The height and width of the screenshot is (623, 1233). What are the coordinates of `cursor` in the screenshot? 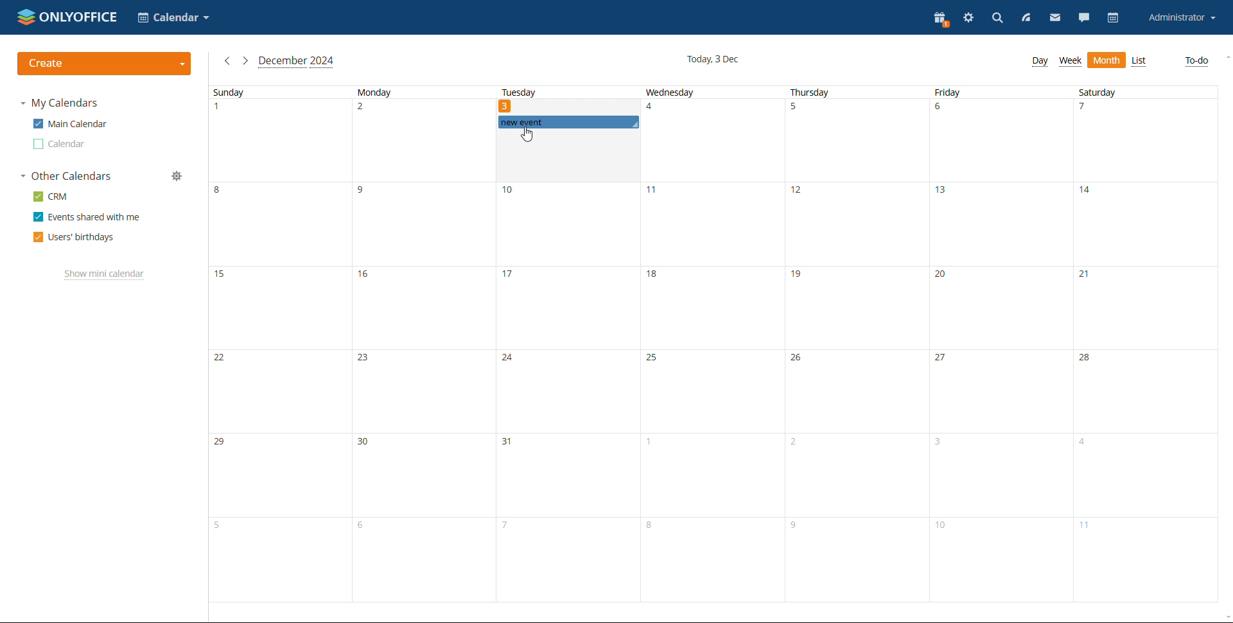 It's located at (530, 134).